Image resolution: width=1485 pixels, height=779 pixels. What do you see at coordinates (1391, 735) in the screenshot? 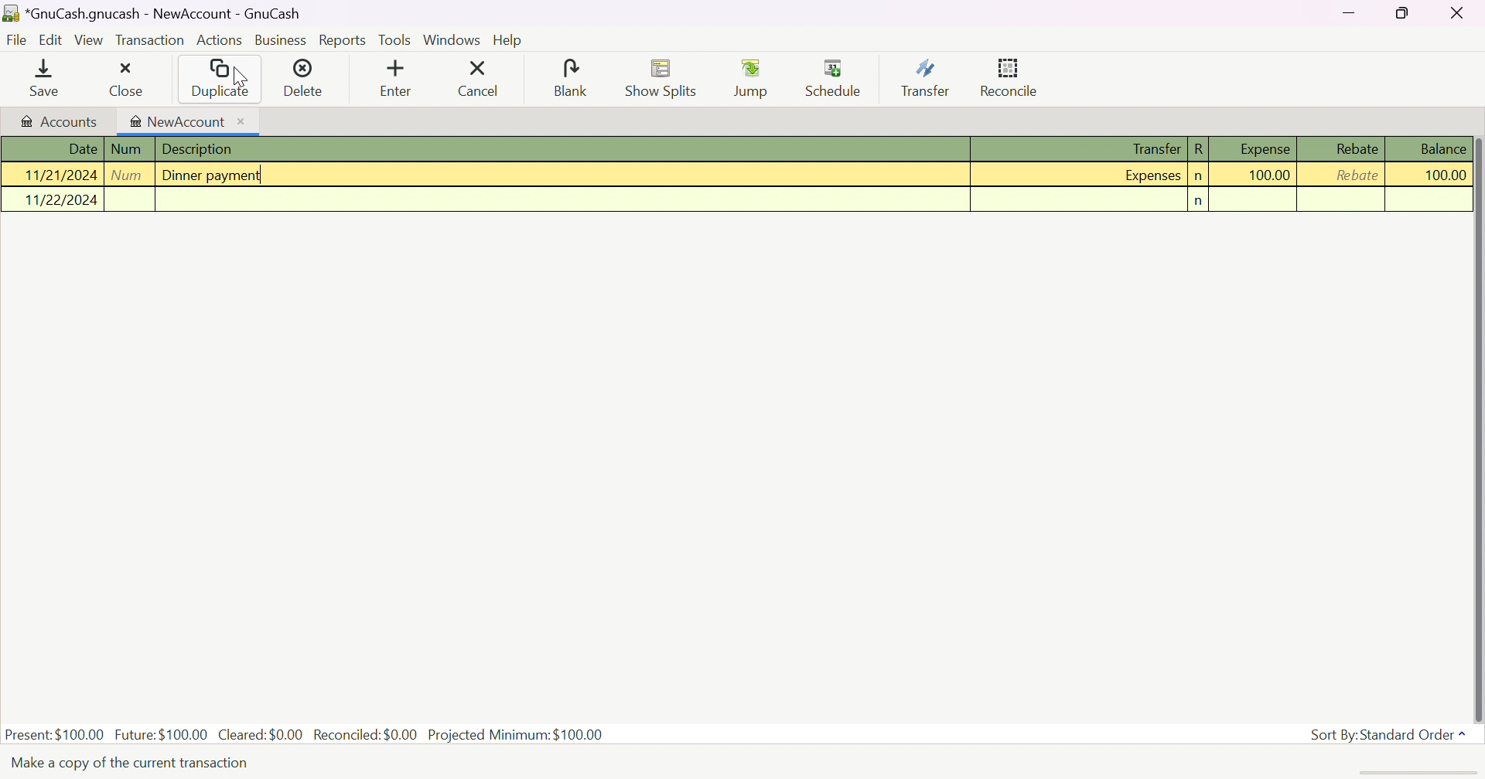
I see `Sort By: Standard Order` at bounding box center [1391, 735].